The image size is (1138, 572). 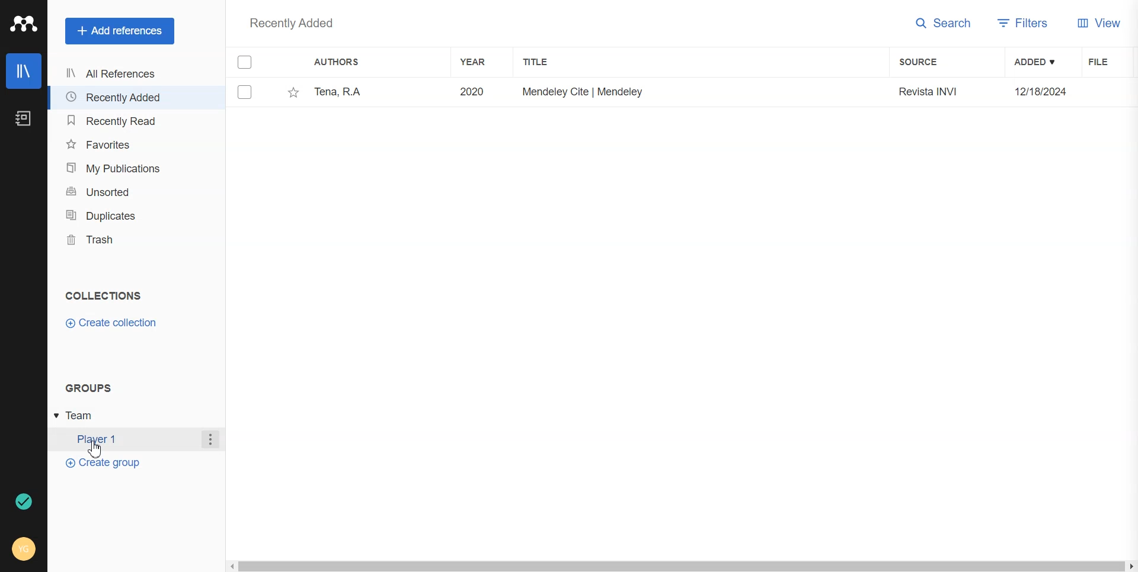 What do you see at coordinates (120, 216) in the screenshot?
I see `Duplicates` at bounding box center [120, 216].